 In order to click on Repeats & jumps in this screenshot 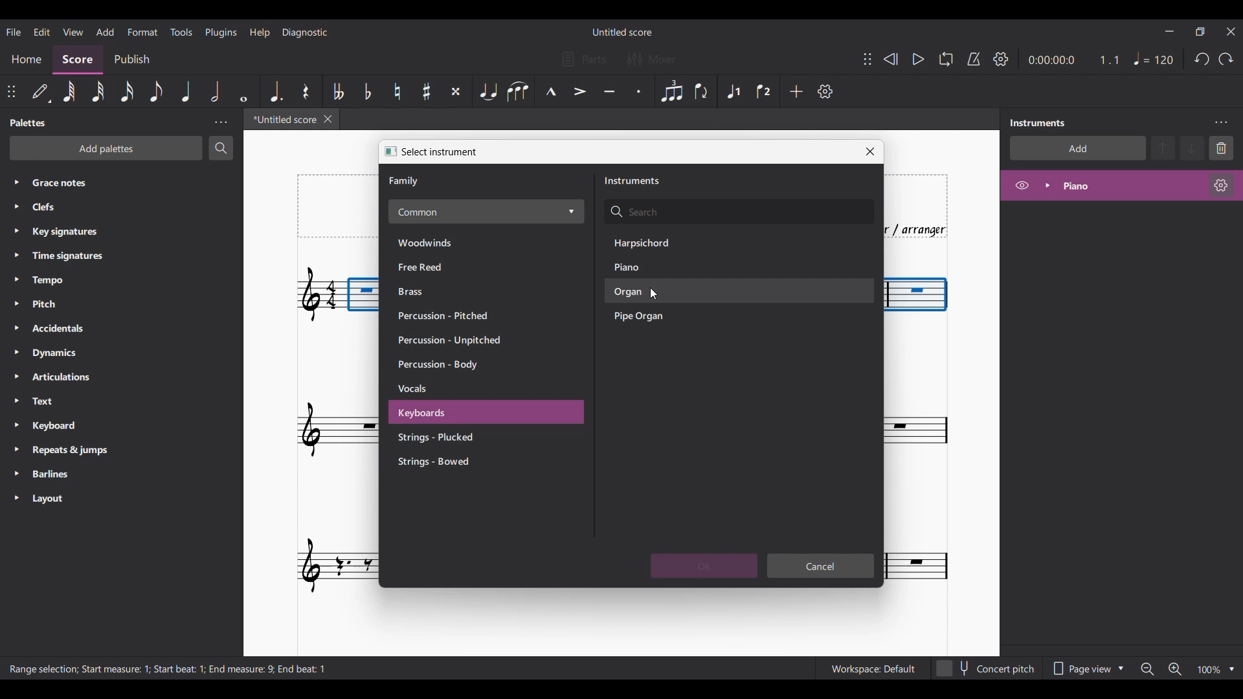, I will do `click(76, 450)`.